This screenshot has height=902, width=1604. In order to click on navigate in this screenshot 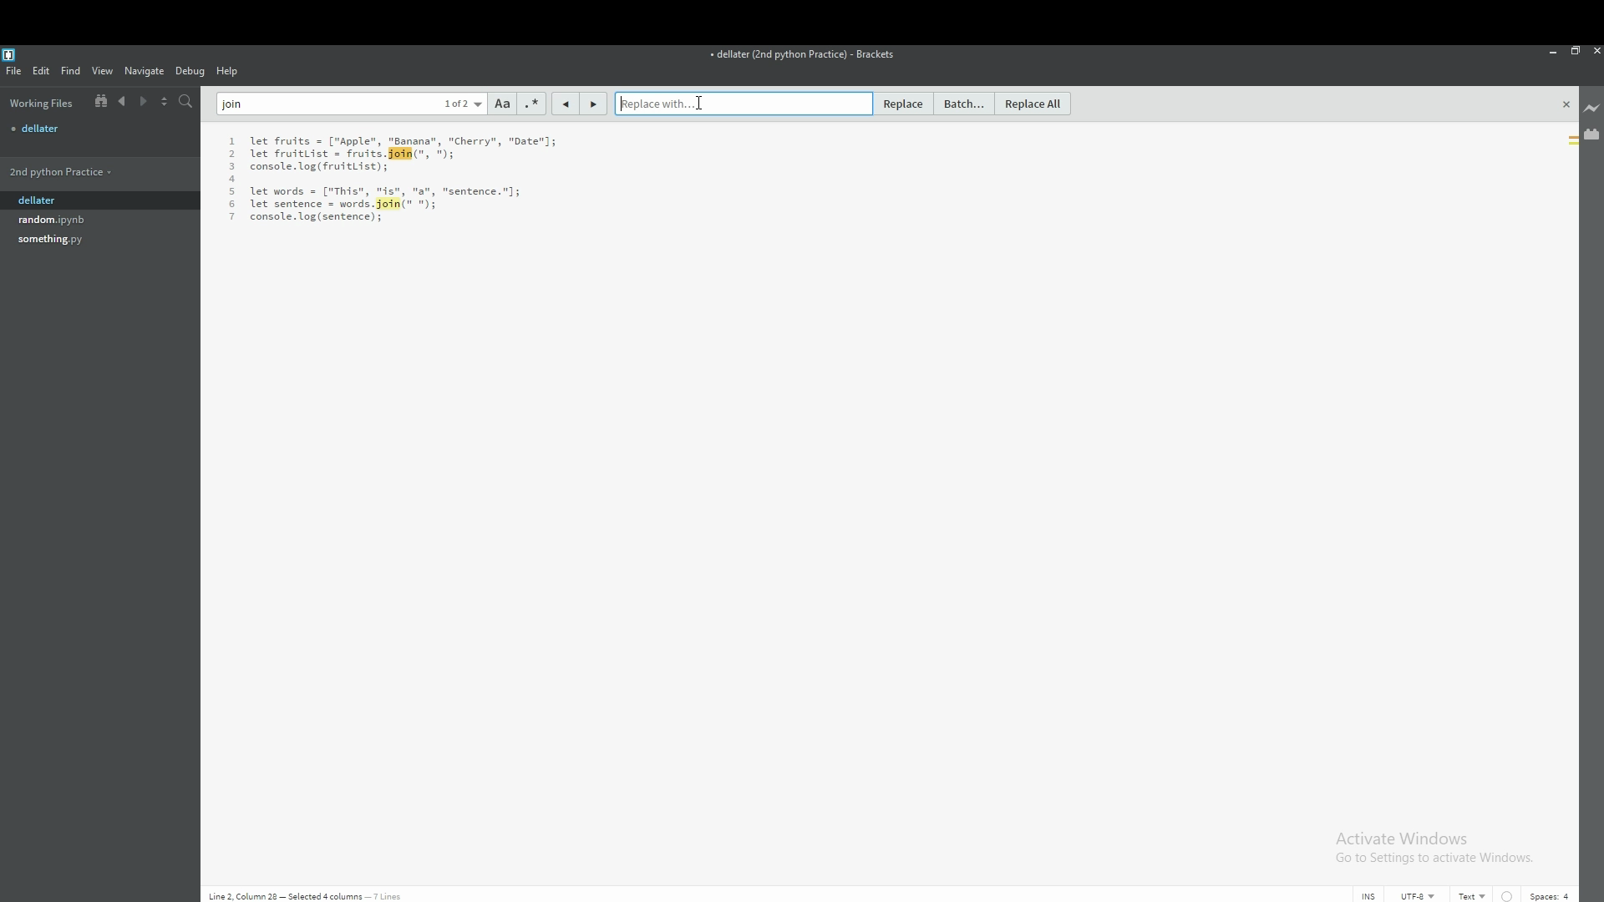, I will do `click(145, 70)`.